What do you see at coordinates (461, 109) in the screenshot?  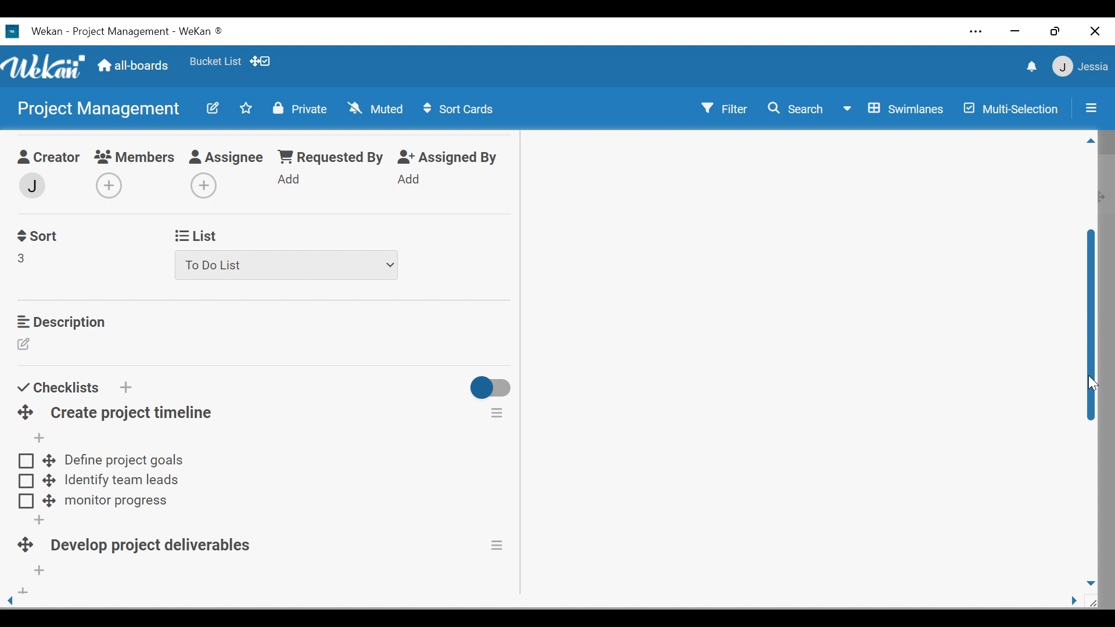 I see `Sort Cards` at bounding box center [461, 109].